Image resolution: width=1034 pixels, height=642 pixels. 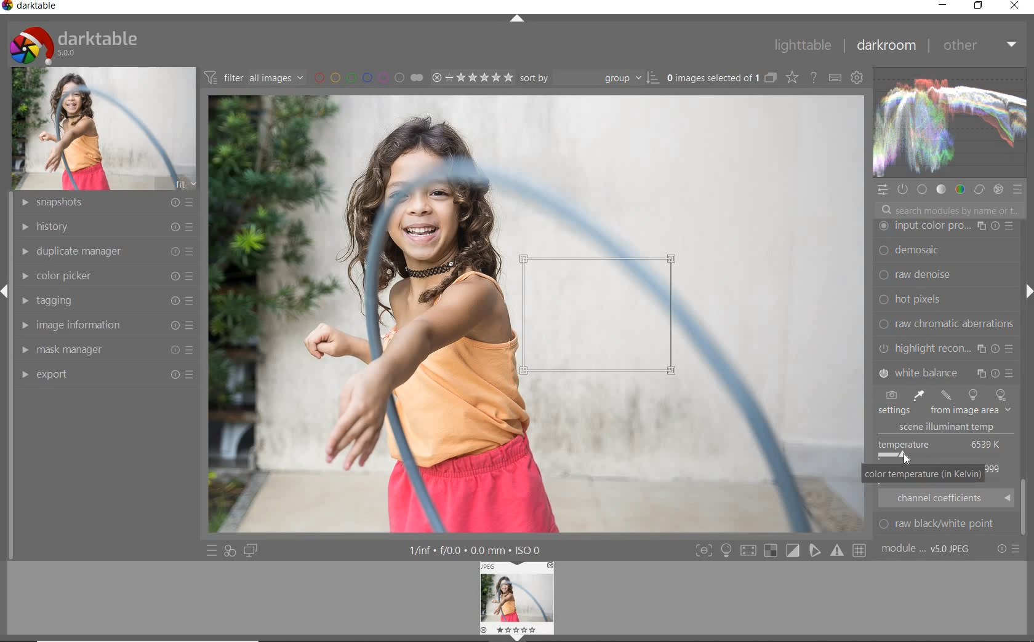 What do you see at coordinates (959, 189) in the screenshot?
I see `color` at bounding box center [959, 189].